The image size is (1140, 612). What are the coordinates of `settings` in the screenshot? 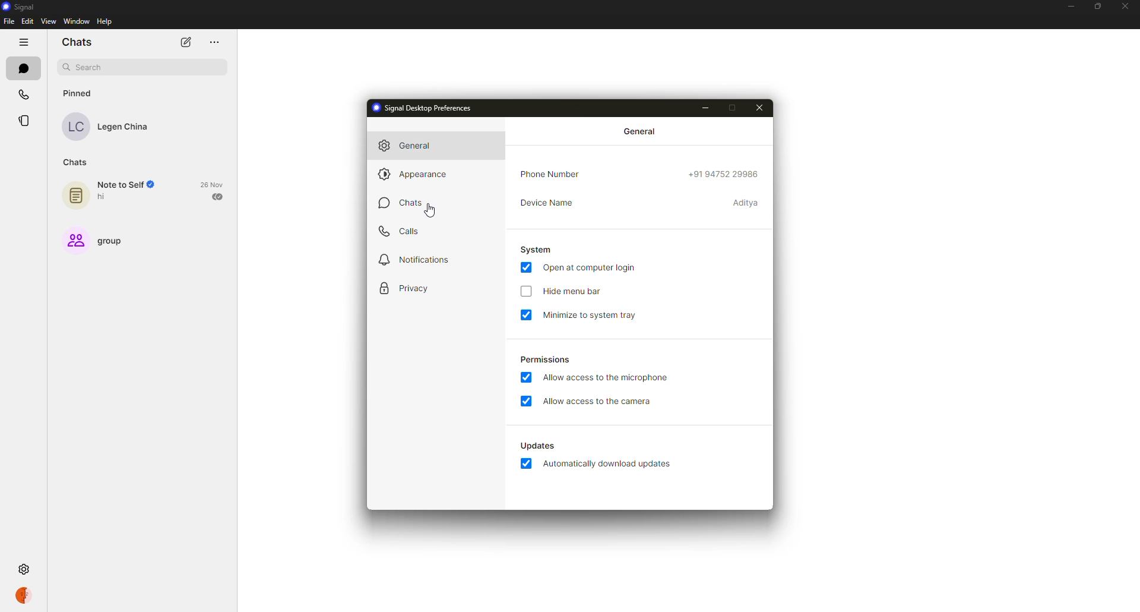 It's located at (26, 570).